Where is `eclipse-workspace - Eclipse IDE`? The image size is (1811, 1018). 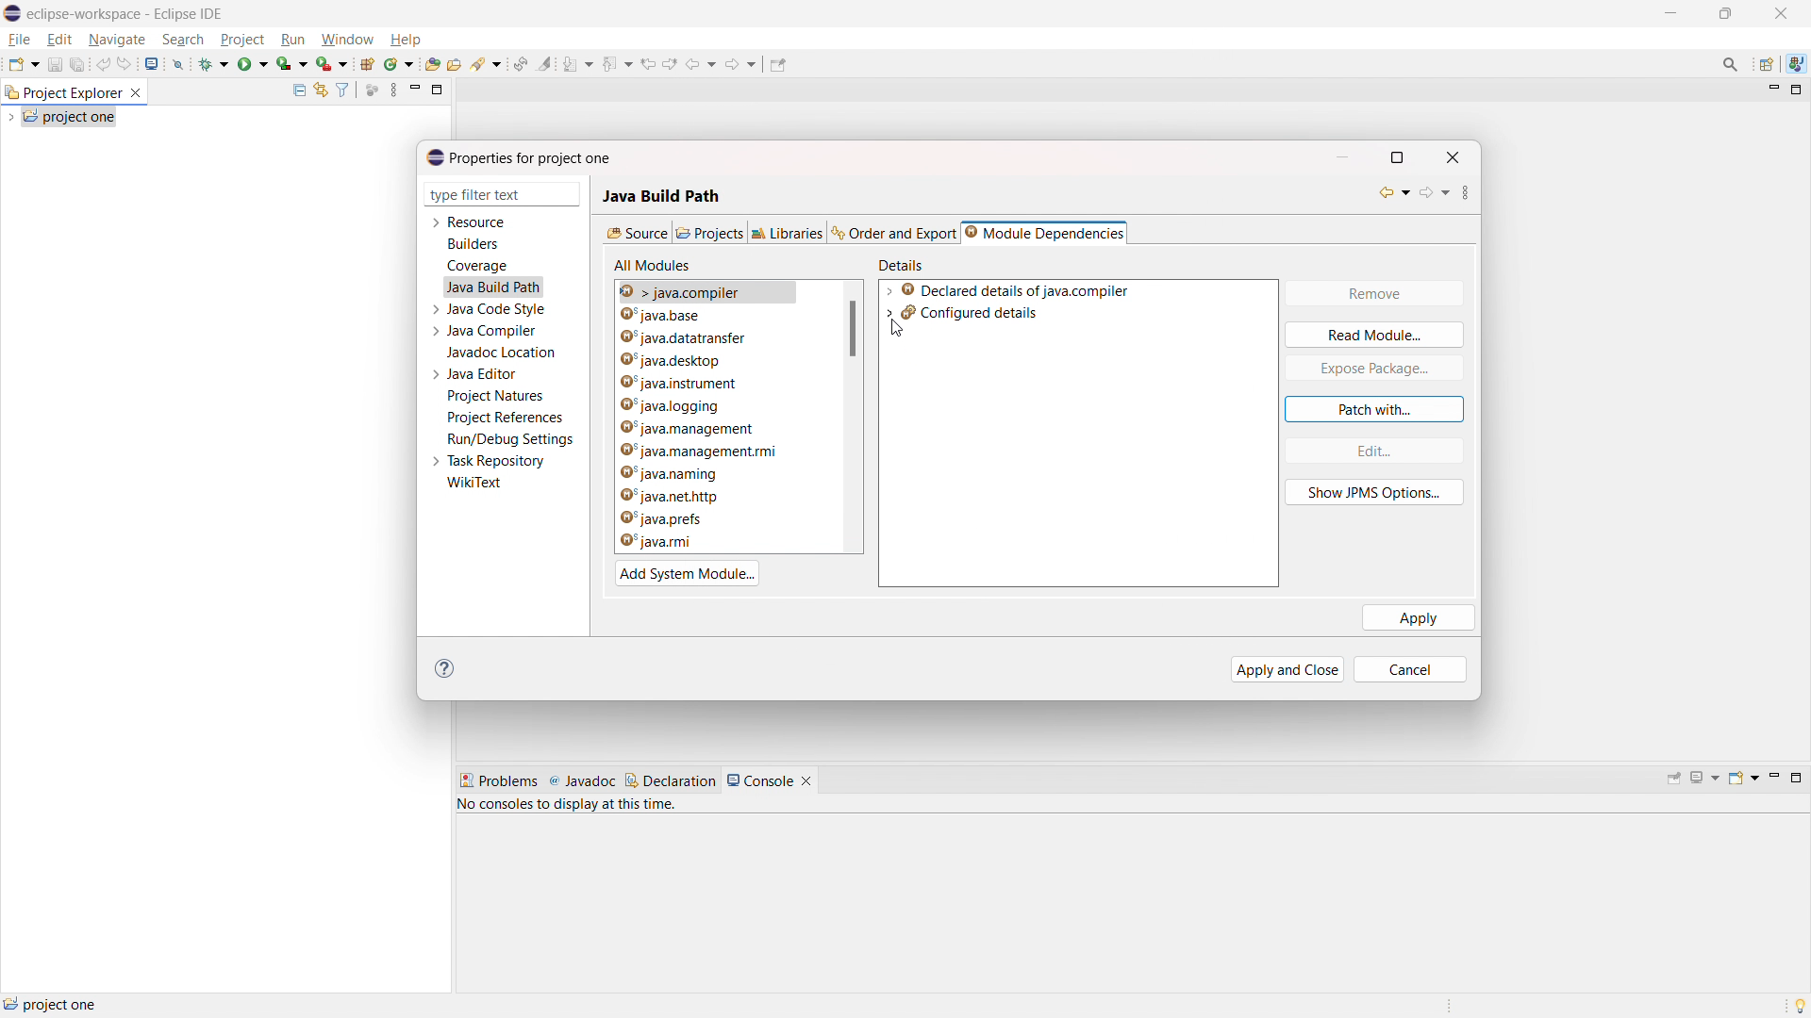 eclipse-workspace - Eclipse IDE is located at coordinates (125, 14).